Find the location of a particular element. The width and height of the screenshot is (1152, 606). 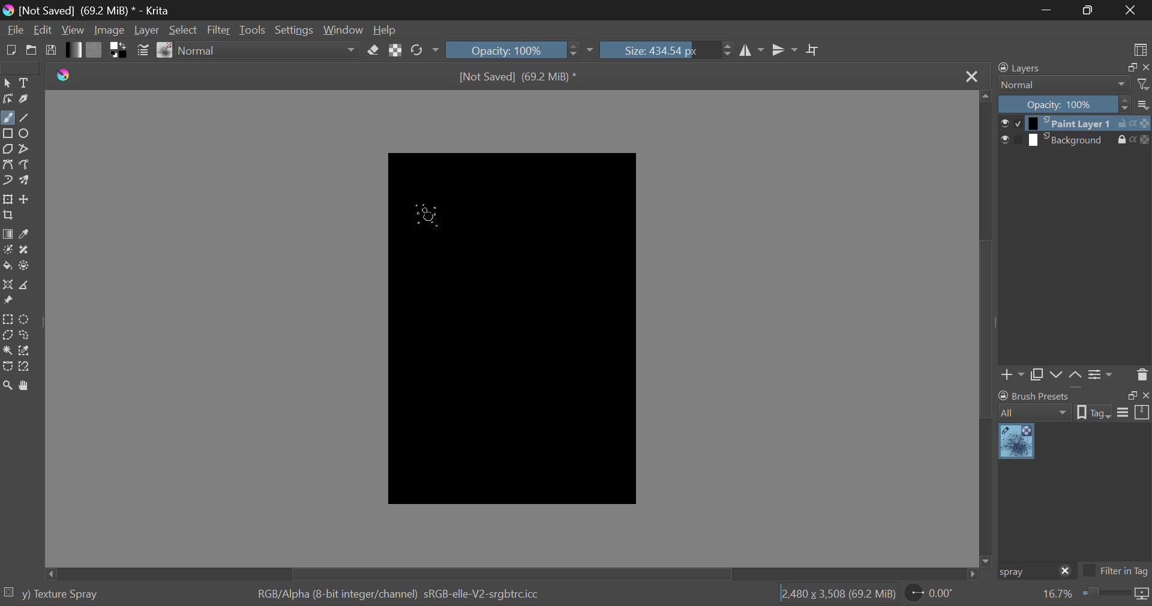

Line is located at coordinates (25, 119).